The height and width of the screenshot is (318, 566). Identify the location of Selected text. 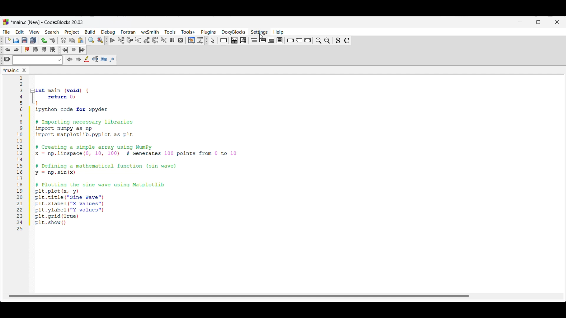
(96, 59).